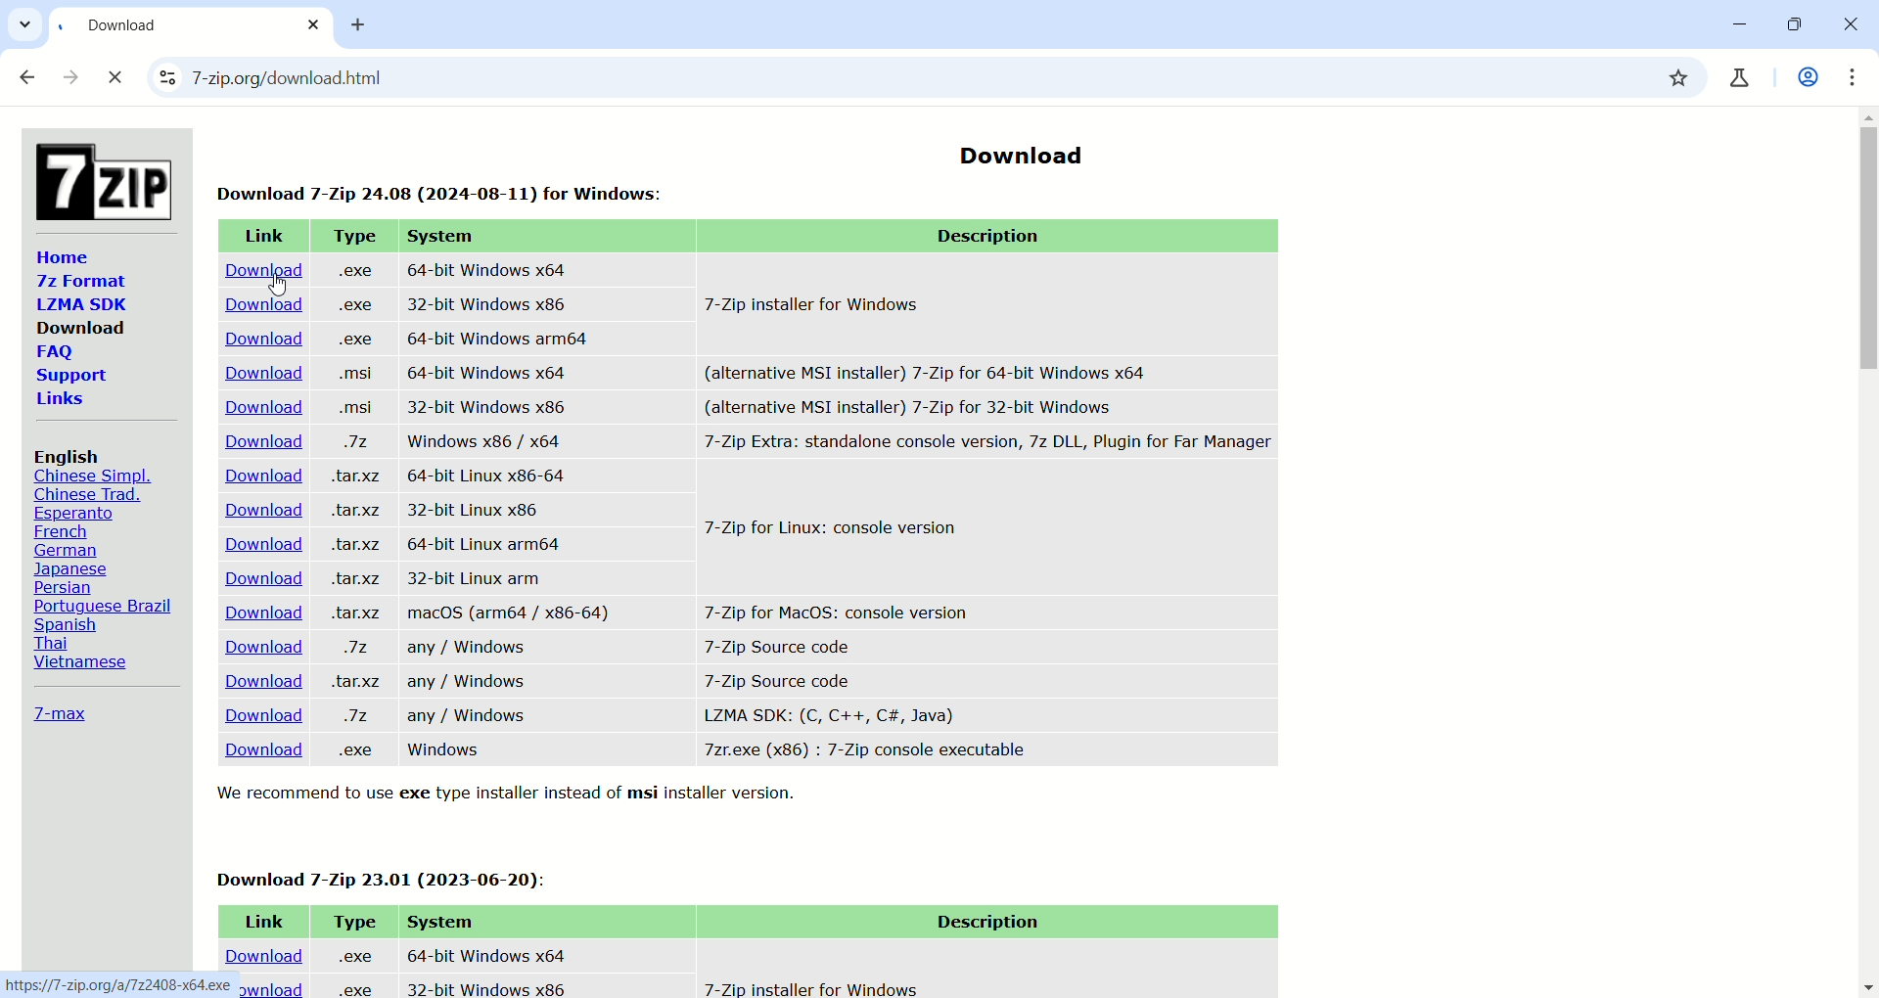  Describe the element at coordinates (481, 440) in the screenshot. I see `‘Windows x86 / x64` at that location.